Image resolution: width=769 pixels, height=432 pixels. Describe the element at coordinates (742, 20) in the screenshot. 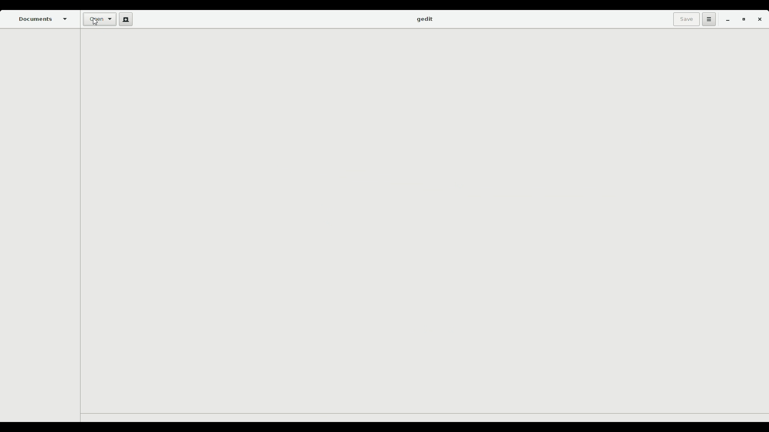

I see `Restore` at that location.